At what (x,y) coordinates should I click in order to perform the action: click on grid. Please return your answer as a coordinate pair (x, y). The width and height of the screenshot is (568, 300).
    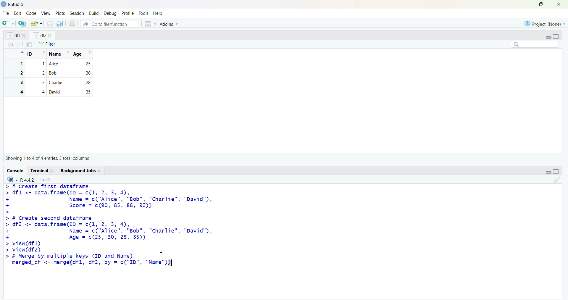
    Looking at the image, I should click on (151, 24).